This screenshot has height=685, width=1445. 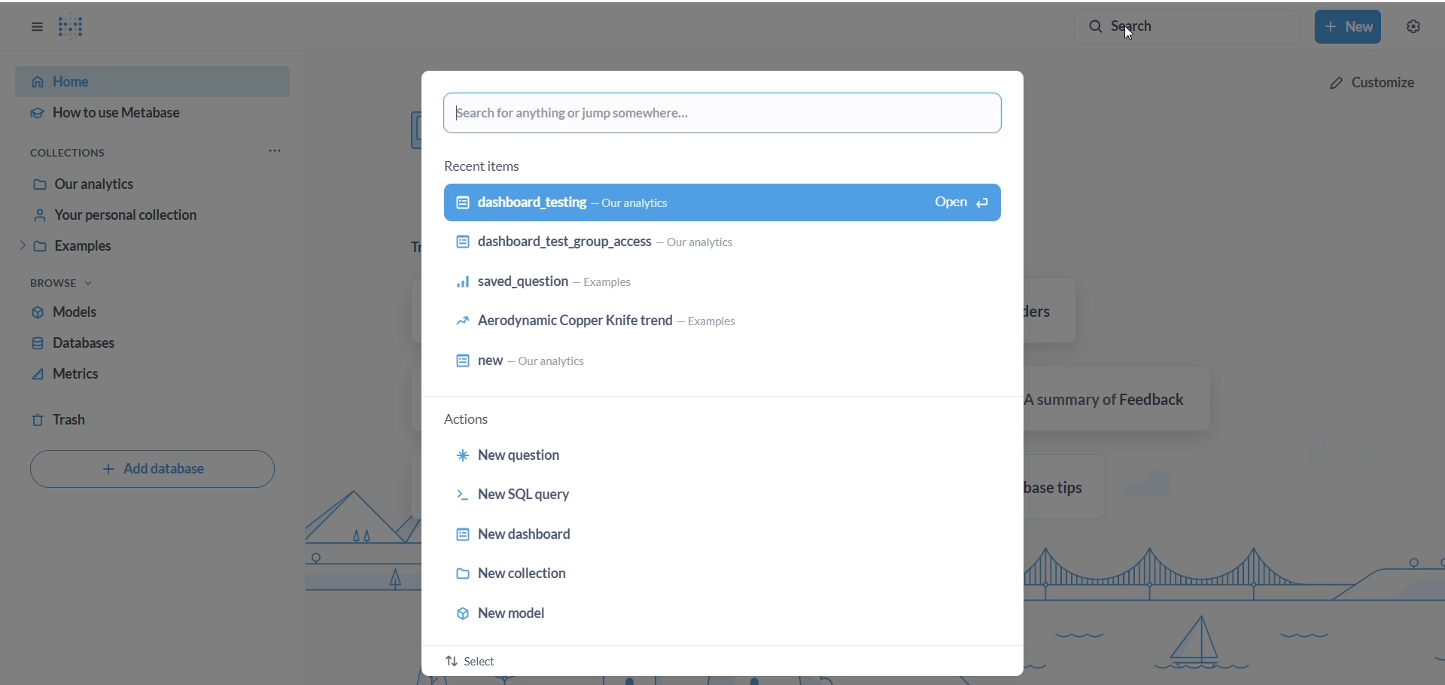 What do you see at coordinates (154, 215) in the screenshot?
I see `your personal collection` at bounding box center [154, 215].